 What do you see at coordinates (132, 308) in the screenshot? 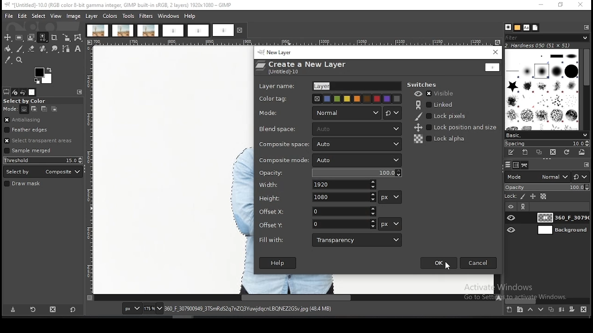
I see `units` at bounding box center [132, 308].